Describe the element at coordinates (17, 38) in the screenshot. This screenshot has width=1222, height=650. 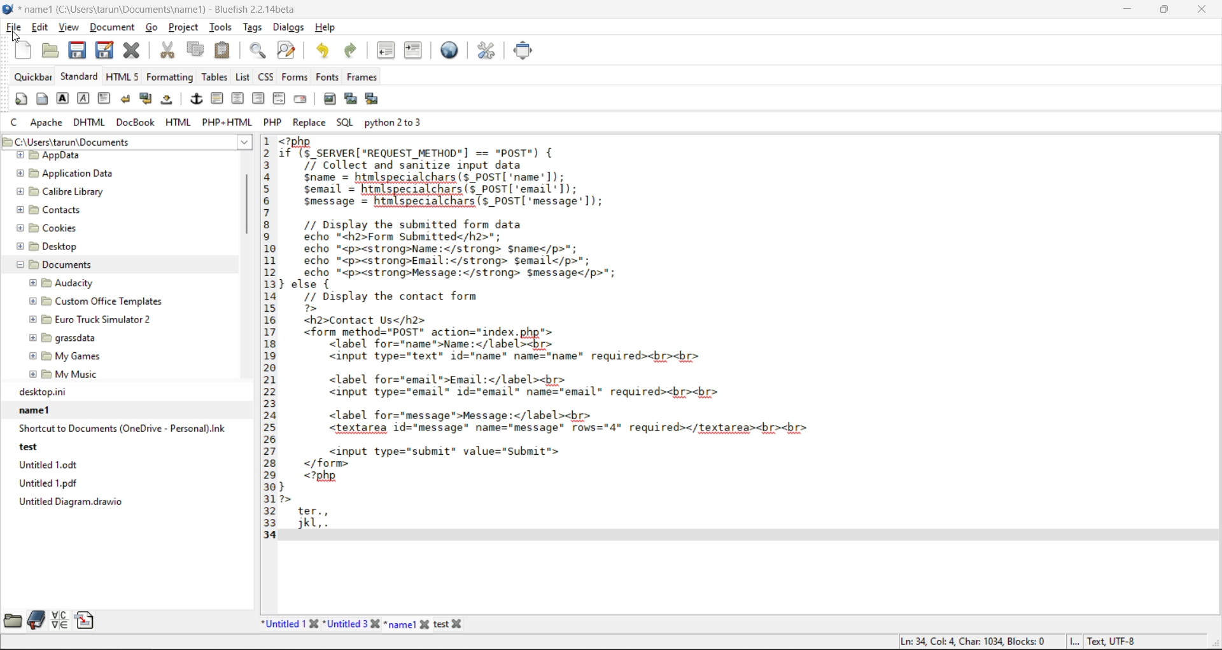
I see `Cursor` at that location.